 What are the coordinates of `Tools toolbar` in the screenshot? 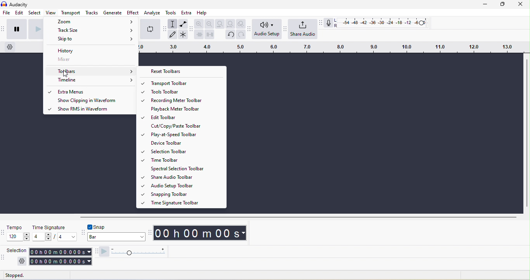 It's located at (186, 91).